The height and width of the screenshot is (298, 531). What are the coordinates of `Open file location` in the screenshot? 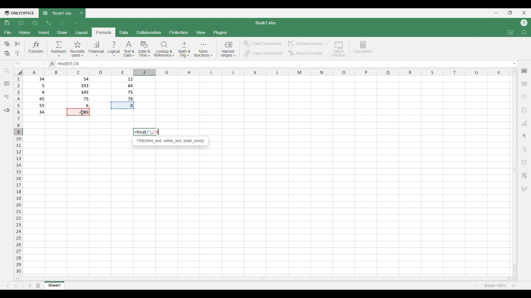 It's located at (511, 33).